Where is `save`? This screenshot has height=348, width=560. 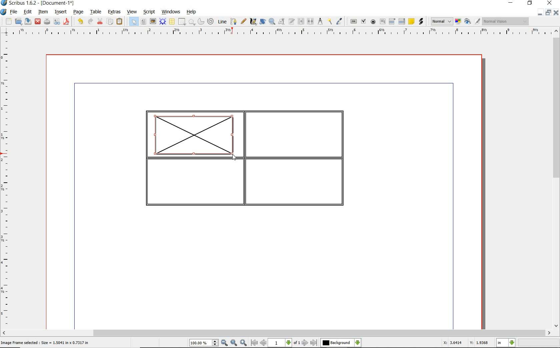
save is located at coordinates (28, 21).